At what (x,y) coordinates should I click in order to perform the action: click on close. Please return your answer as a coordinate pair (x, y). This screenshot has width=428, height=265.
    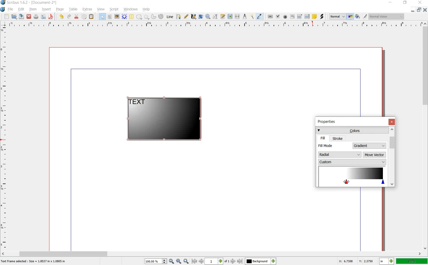
    Looking at the image, I should click on (29, 16).